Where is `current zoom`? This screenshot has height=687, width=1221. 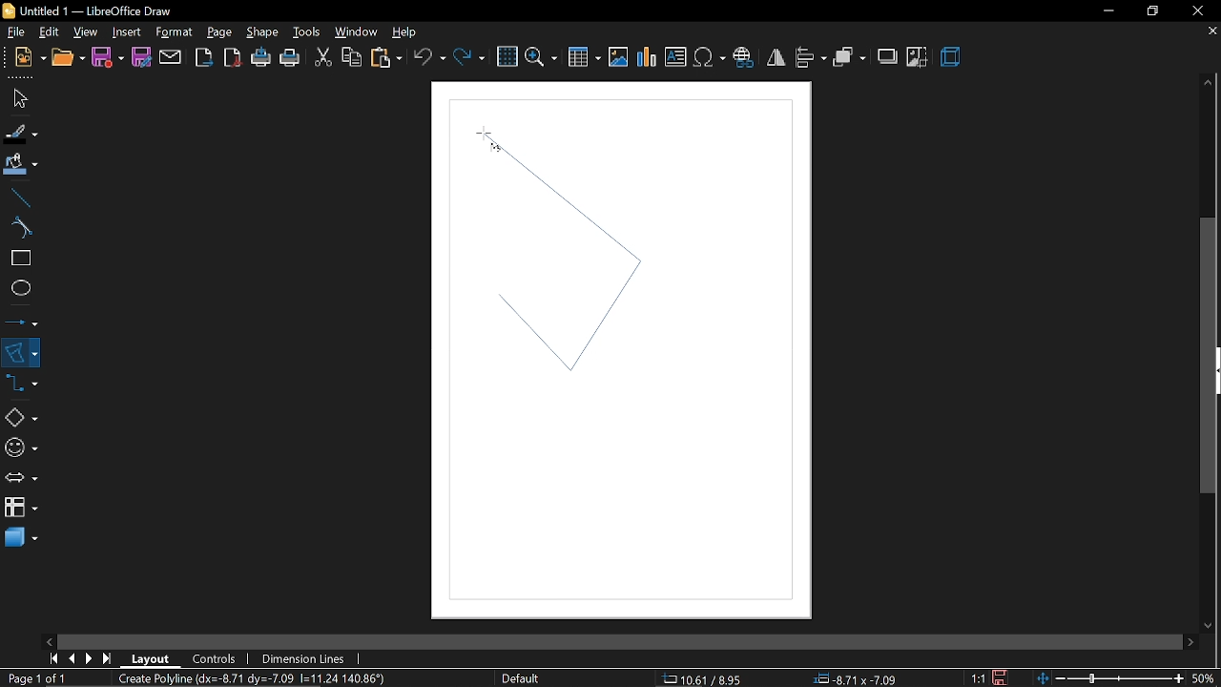 current zoom is located at coordinates (1204, 678).